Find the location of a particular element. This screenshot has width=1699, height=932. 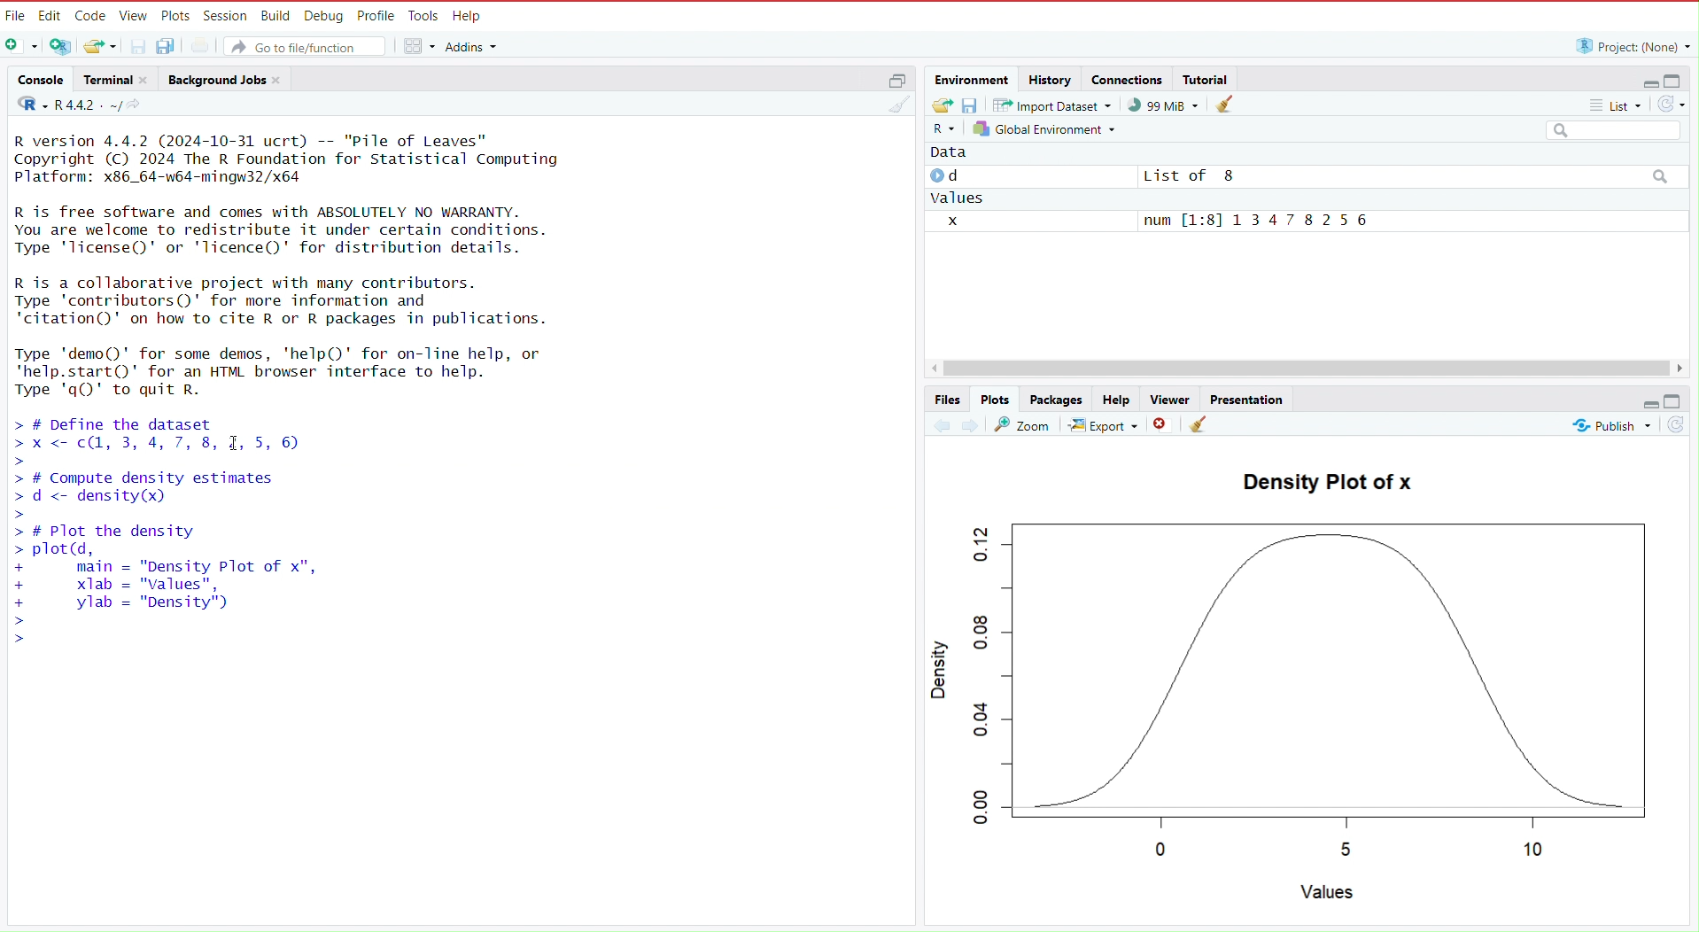

environment is located at coordinates (969, 78).